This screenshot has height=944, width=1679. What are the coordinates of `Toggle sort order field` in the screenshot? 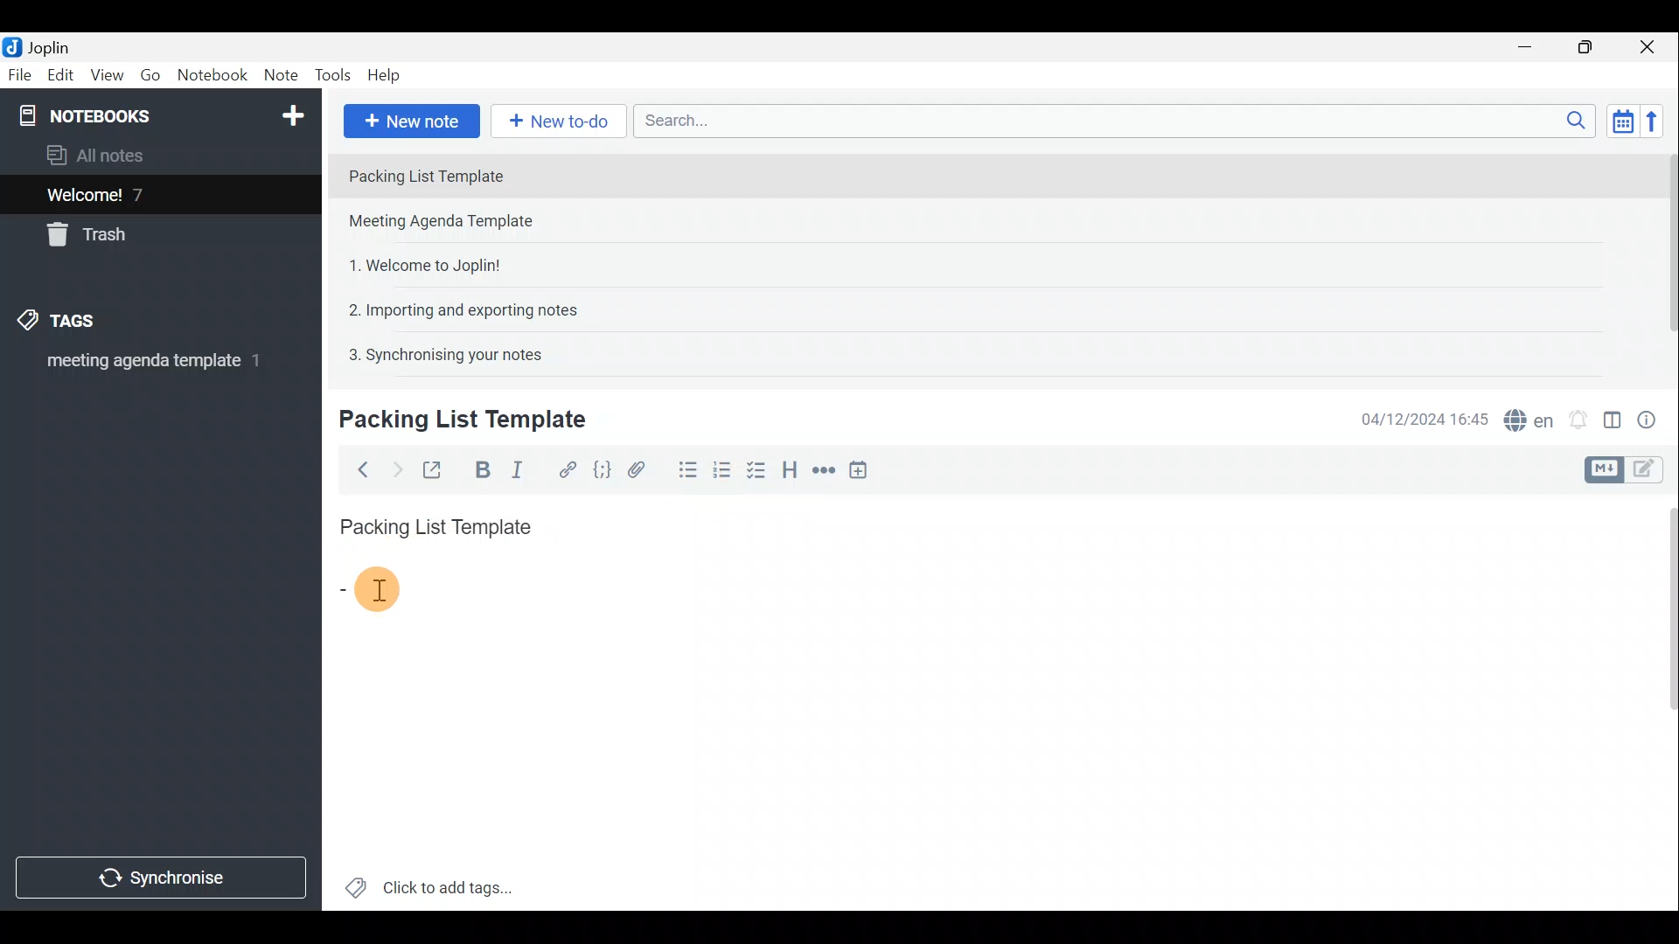 It's located at (1617, 121).